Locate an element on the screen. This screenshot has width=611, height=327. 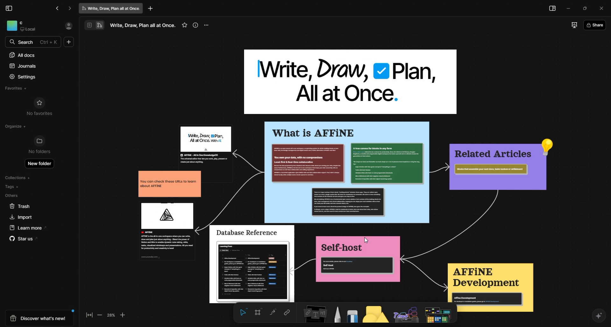
Restore down is located at coordinates (586, 9).